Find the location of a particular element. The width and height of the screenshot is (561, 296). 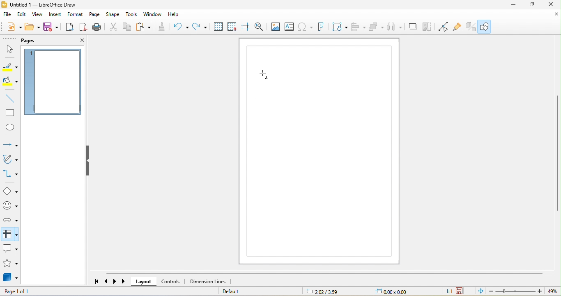

symbol shape is located at coordinates (10, 207).